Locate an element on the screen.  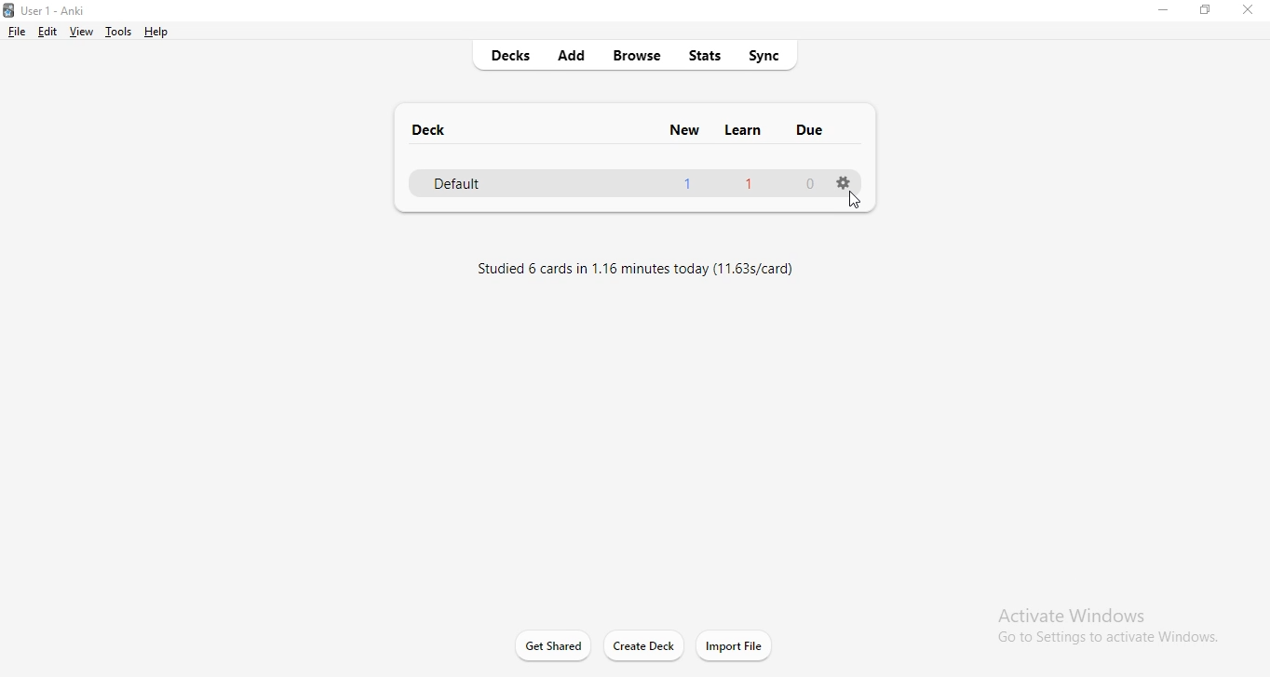
get started is located at coordinates (557, 644).